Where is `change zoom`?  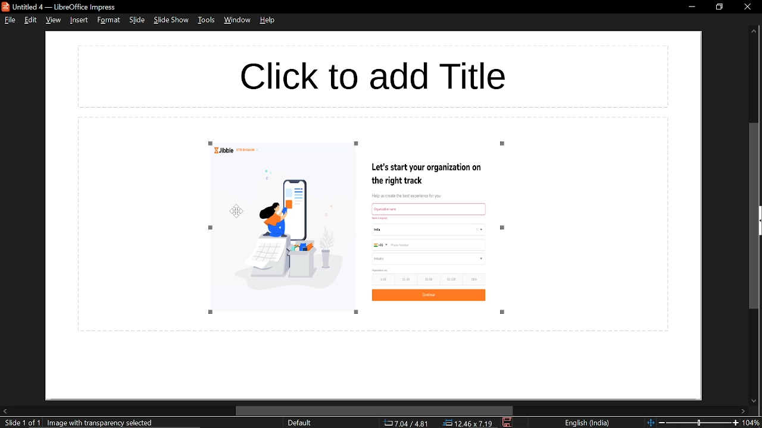 change zoom is located at coordinates (692, 423).